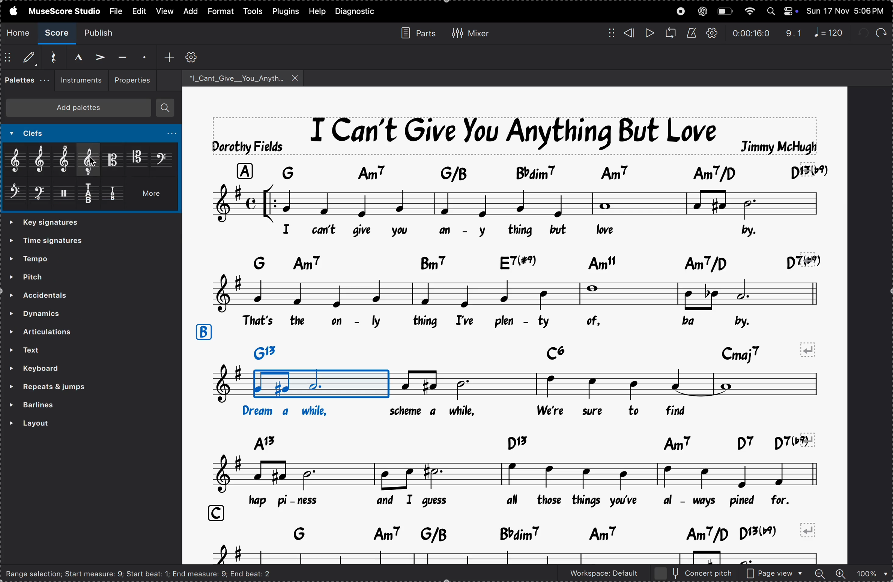 This screenshot has width=893, height=582. I want to click on bass clef 8 va alta, so click(15, 195).